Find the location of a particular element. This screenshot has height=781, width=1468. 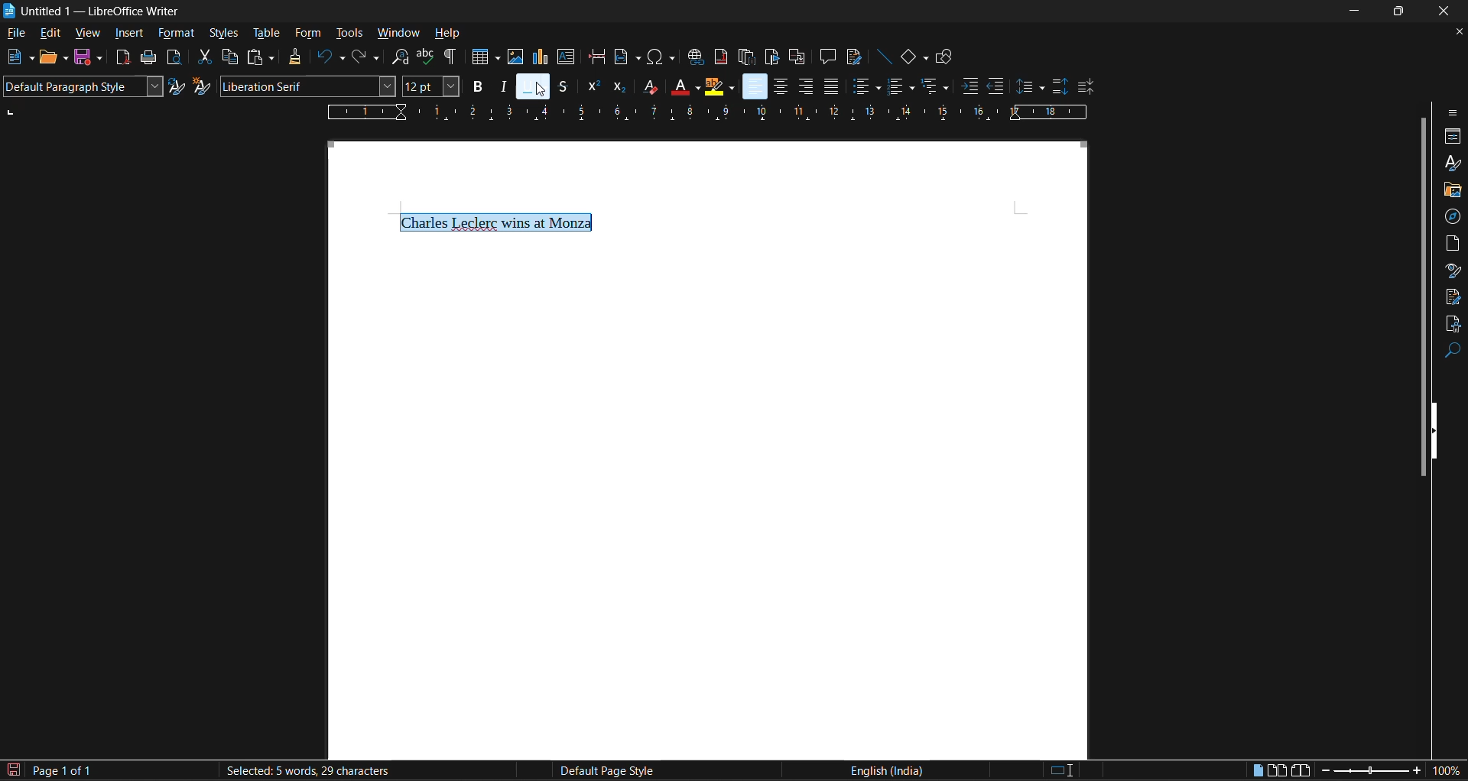

insert field is located at coordinates (623, 55).